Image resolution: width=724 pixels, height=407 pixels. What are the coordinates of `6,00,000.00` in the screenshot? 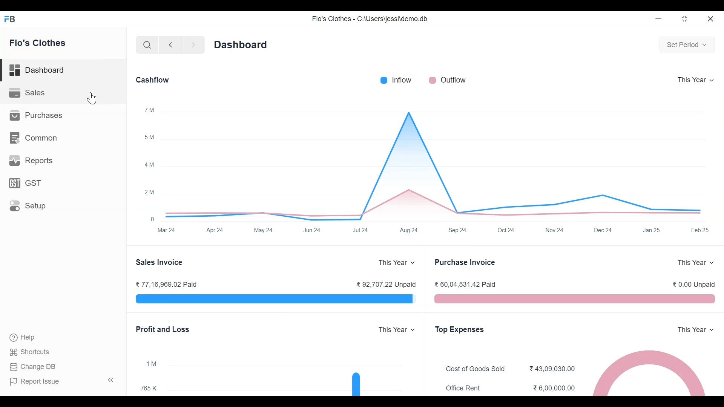 It's located at (554, 387).